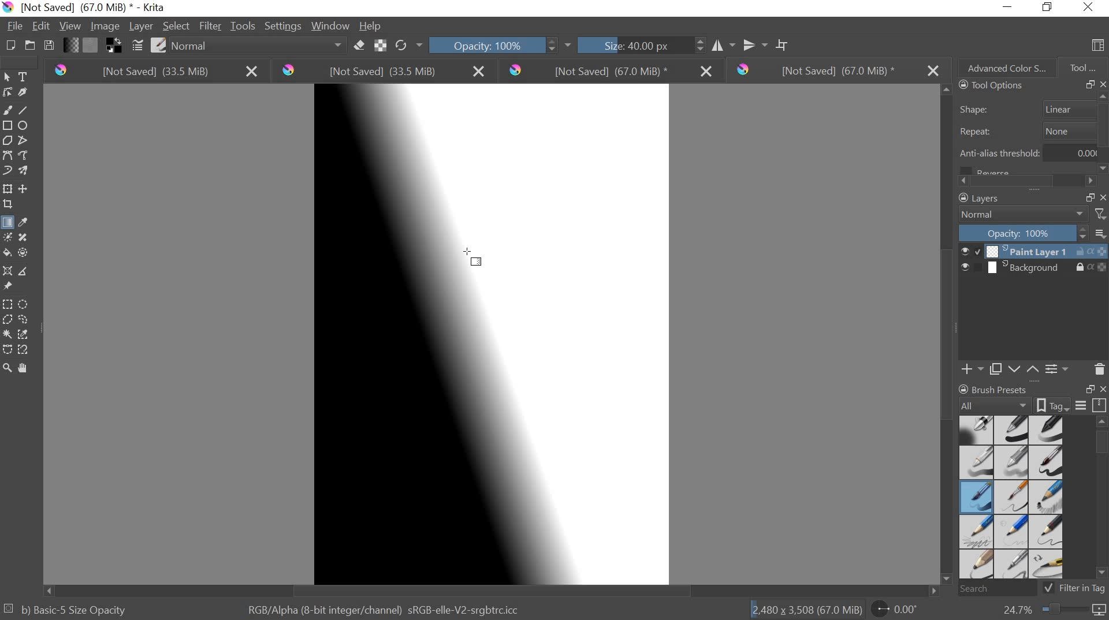  I want to click on freehand, so click(7, 110).